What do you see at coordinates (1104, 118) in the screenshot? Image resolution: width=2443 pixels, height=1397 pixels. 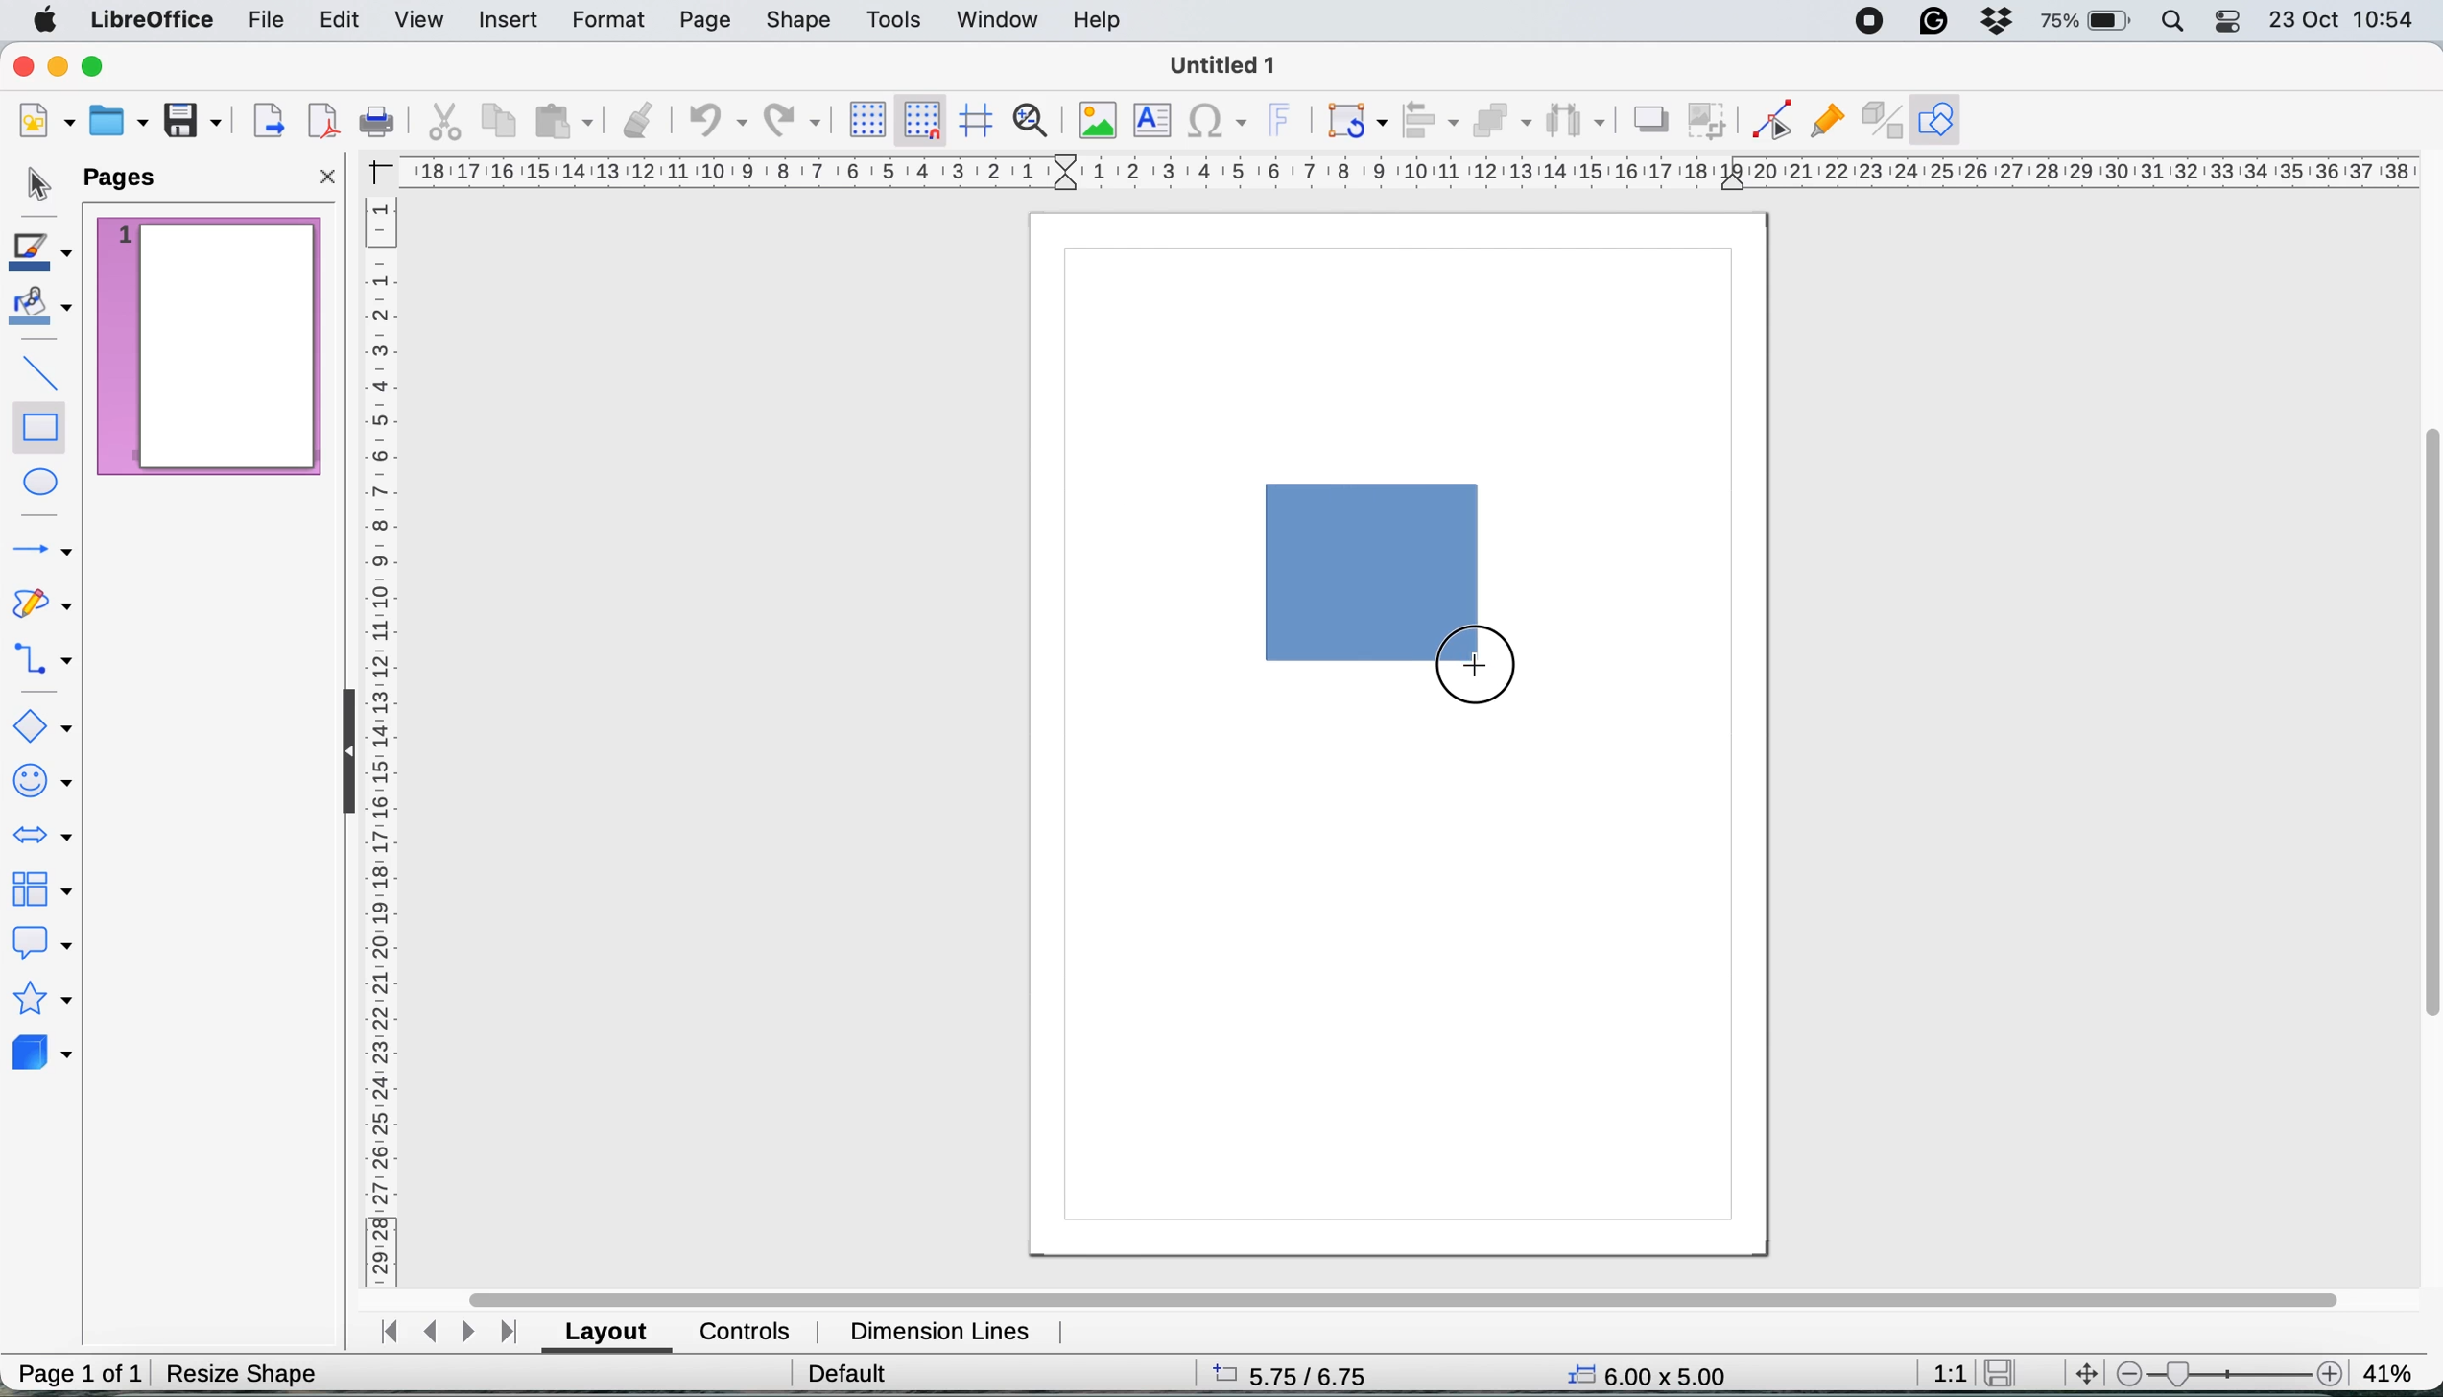 I see `insert image` at bounding box center [1104, 118].